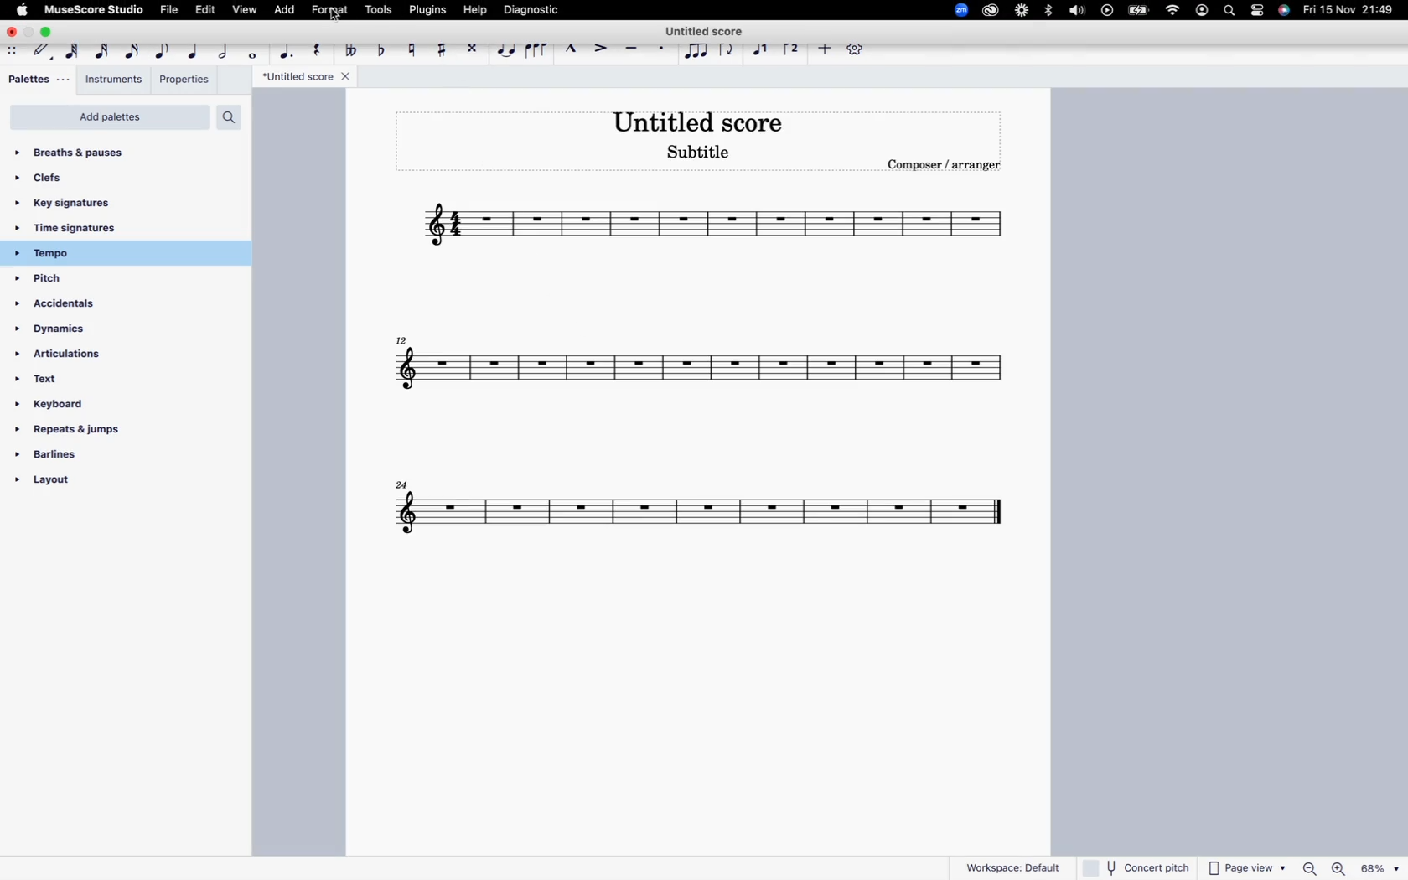 This screenshot has height=880, width=1408. I want to click on battery, so click(1139, 10).